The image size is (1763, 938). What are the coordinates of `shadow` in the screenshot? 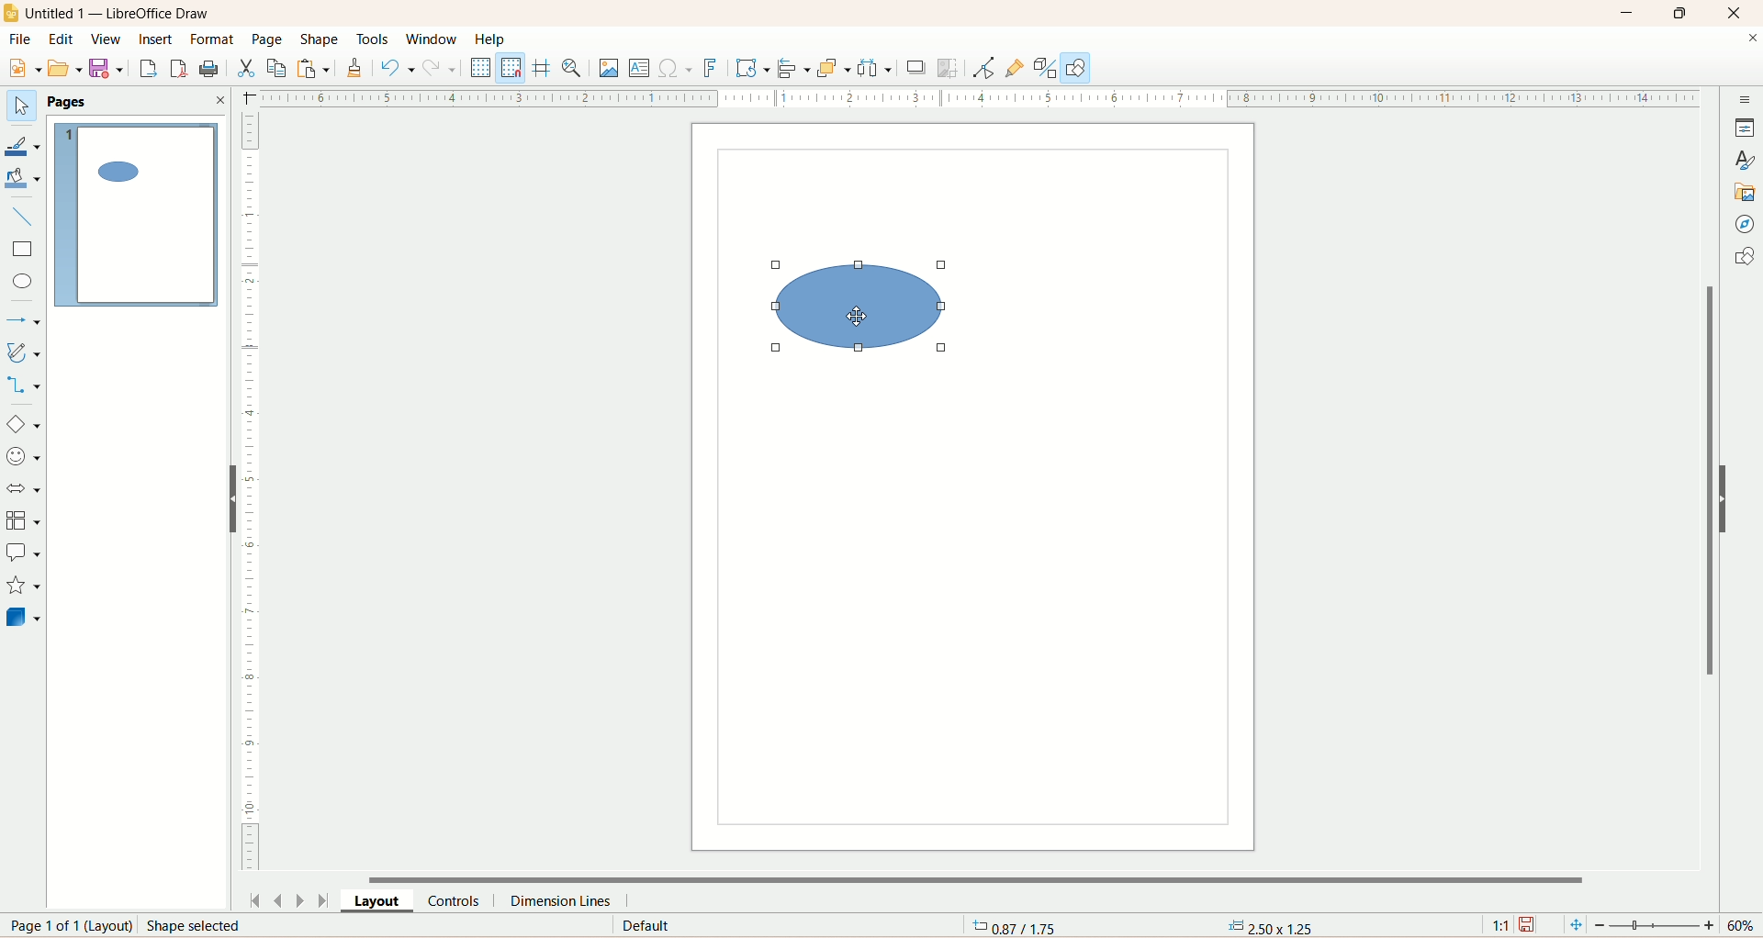 It's located at (914, 70).